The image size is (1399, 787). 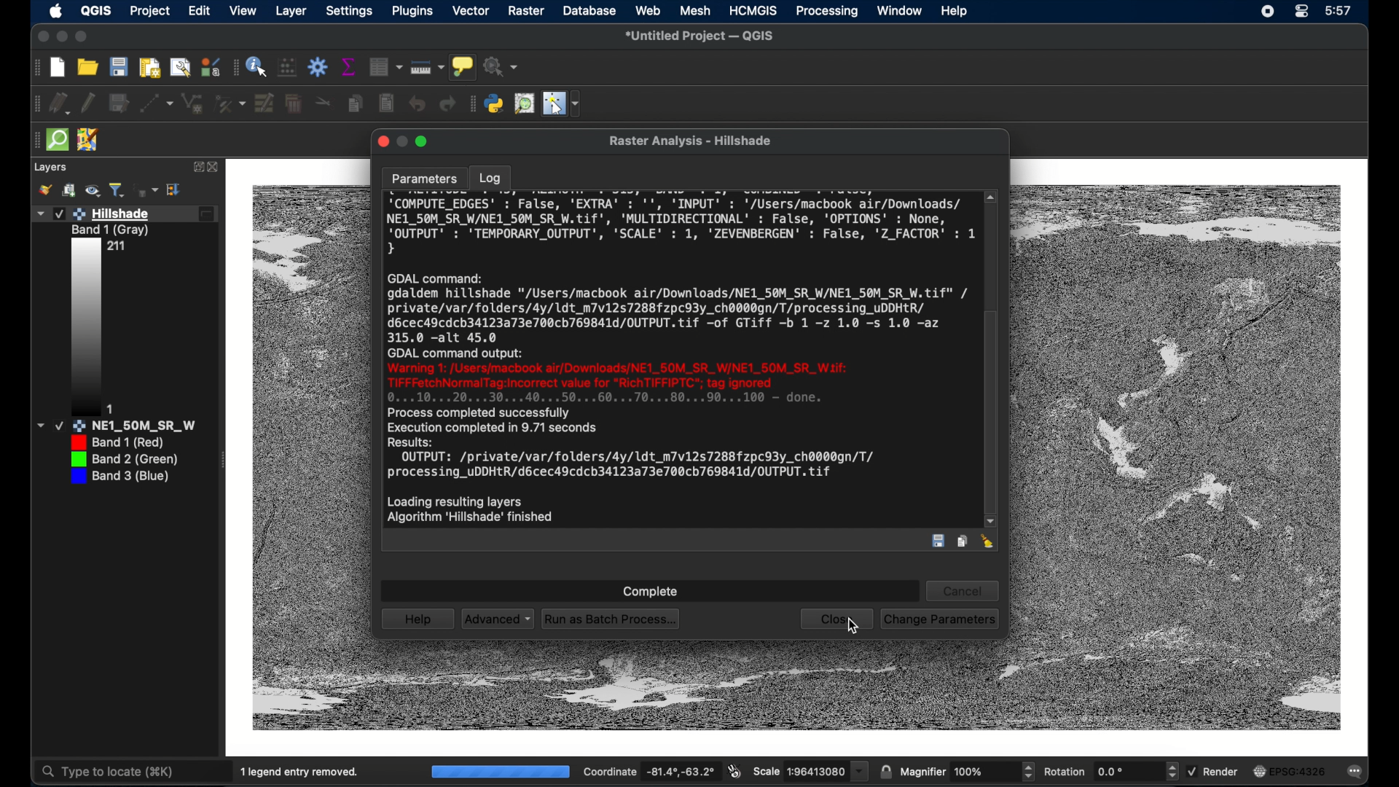 I want to click on cursor, so click(x=853, y=627).